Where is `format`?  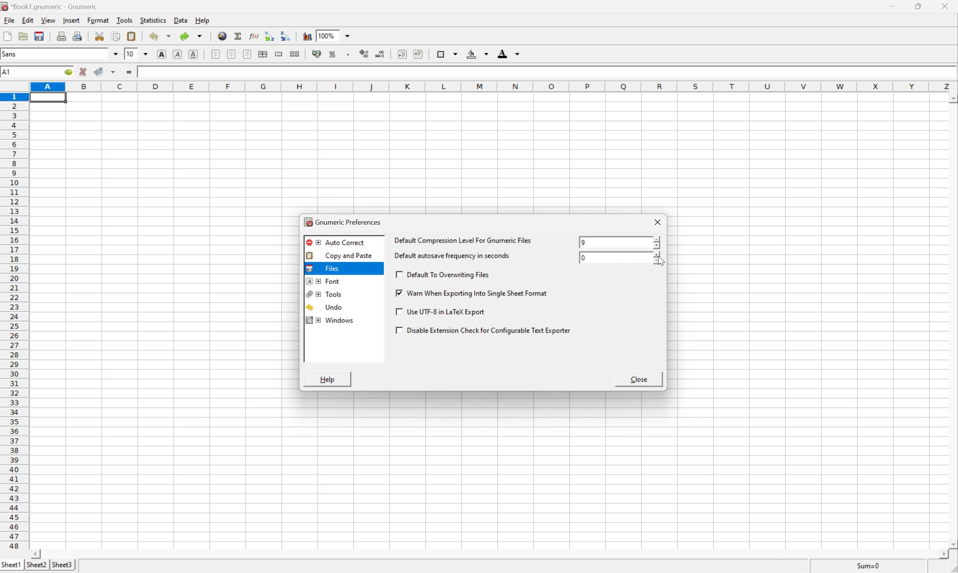
format is located at coordinates (98, 20).